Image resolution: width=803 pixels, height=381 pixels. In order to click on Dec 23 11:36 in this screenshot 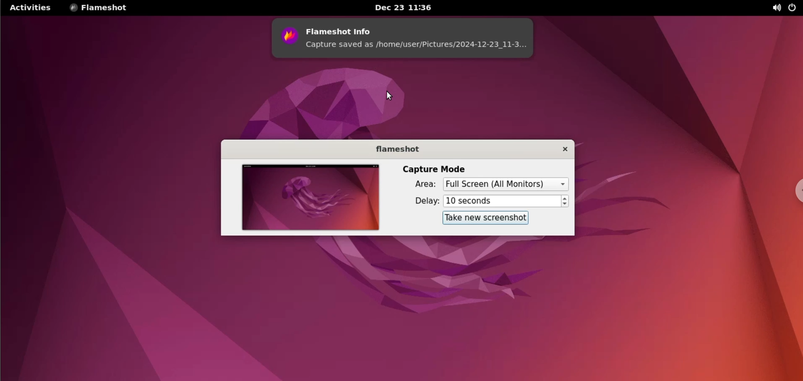, I will do `click(408, 8)`.